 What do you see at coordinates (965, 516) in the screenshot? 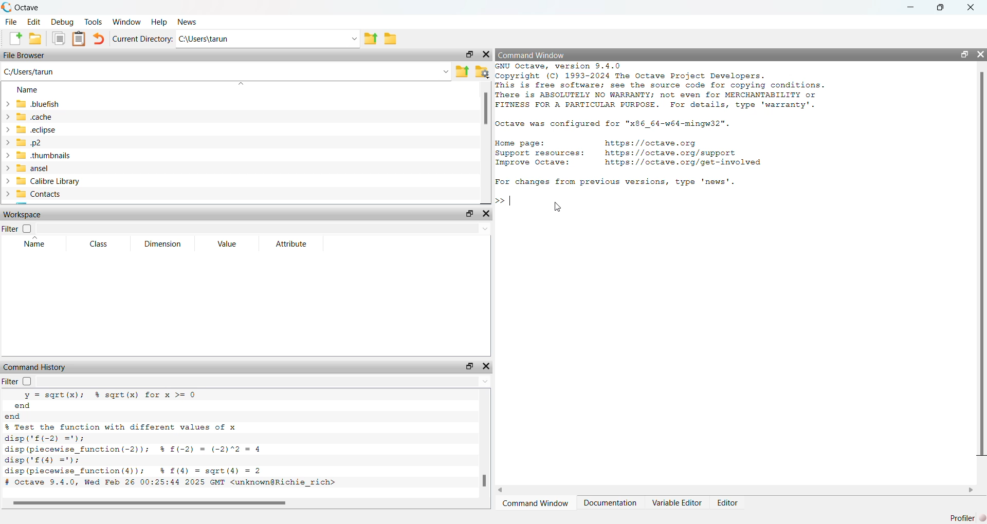
I see `Profiler` at bounding box center [965, 516].